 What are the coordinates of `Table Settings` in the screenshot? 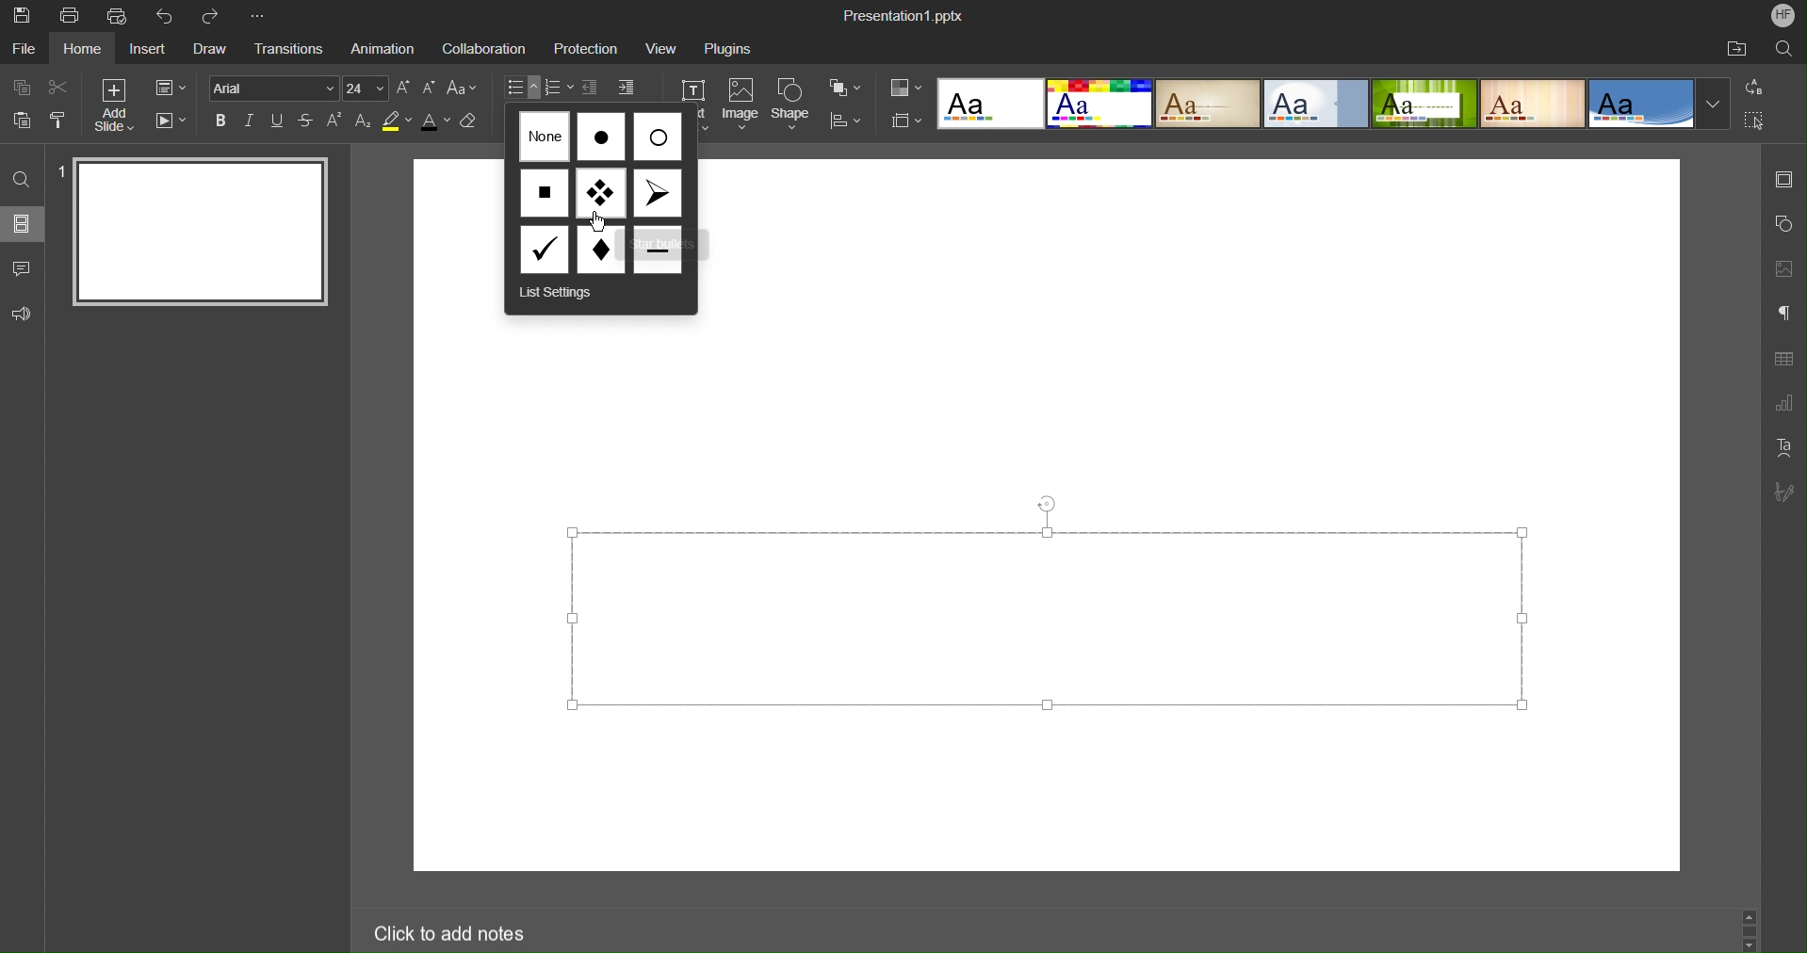 It's located at (1783, 359).